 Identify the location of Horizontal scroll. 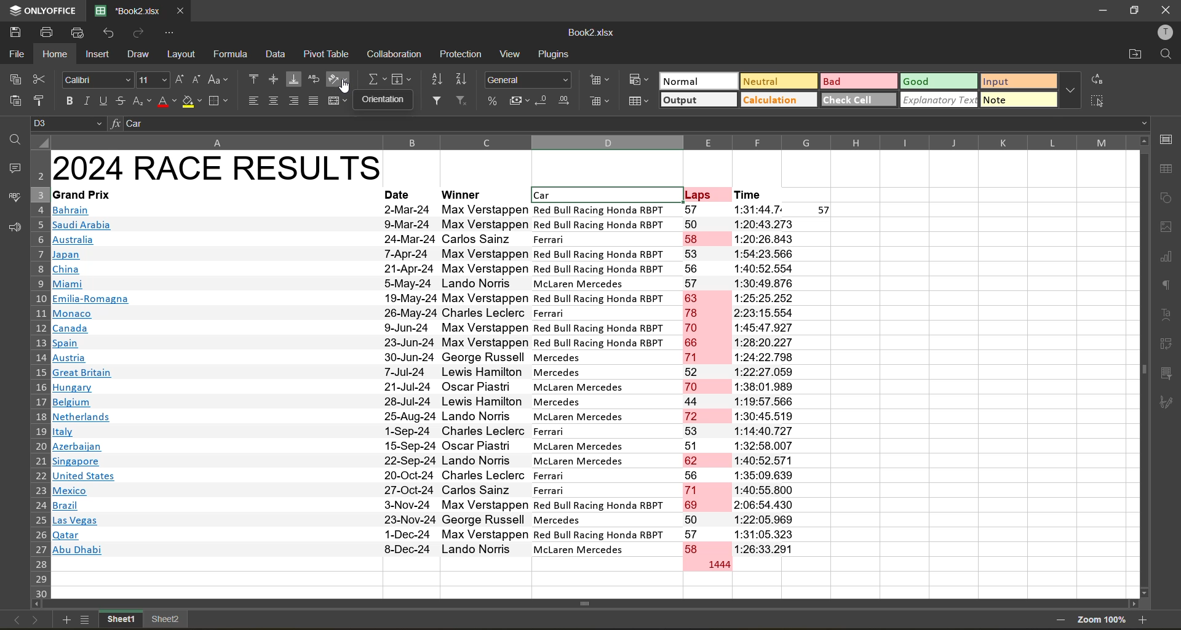
(590, 602).